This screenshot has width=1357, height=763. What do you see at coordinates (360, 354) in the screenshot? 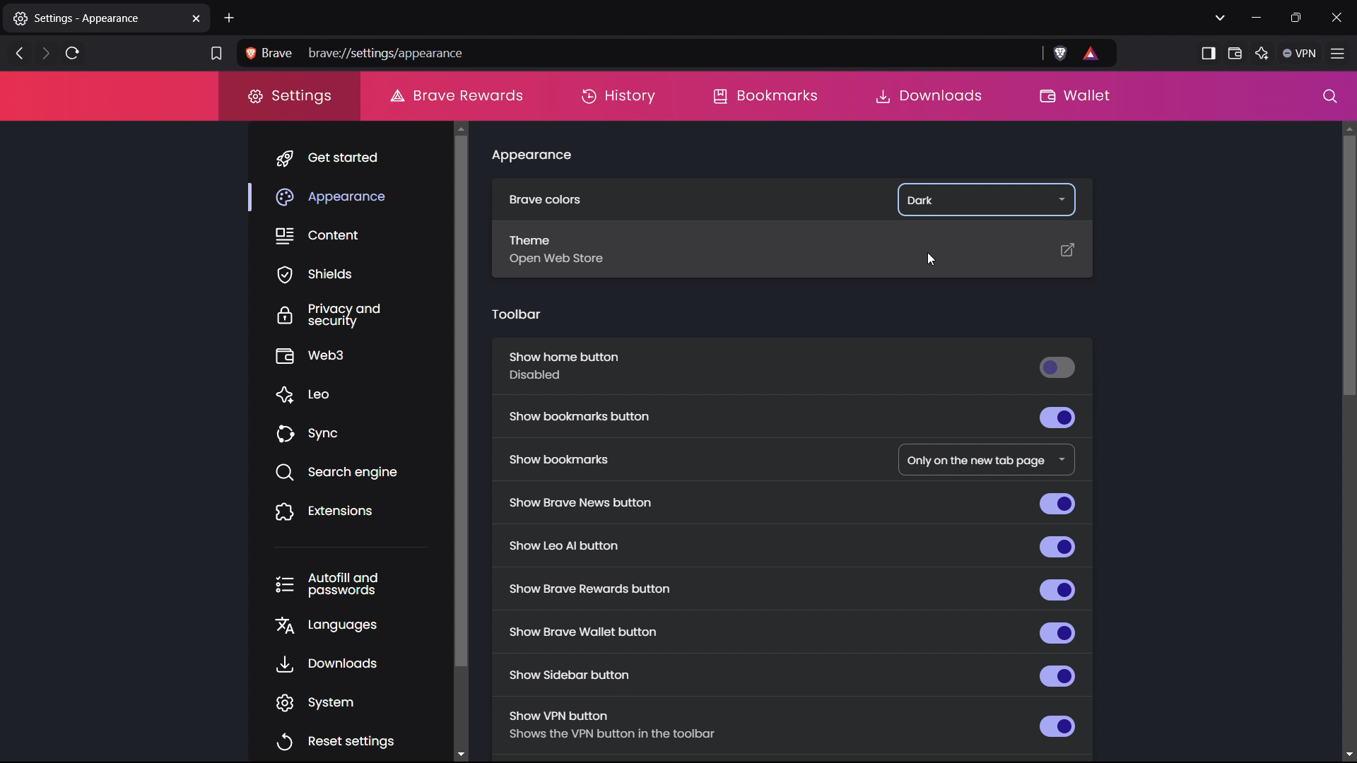
I see `web3` at bounding box center [360, 354].